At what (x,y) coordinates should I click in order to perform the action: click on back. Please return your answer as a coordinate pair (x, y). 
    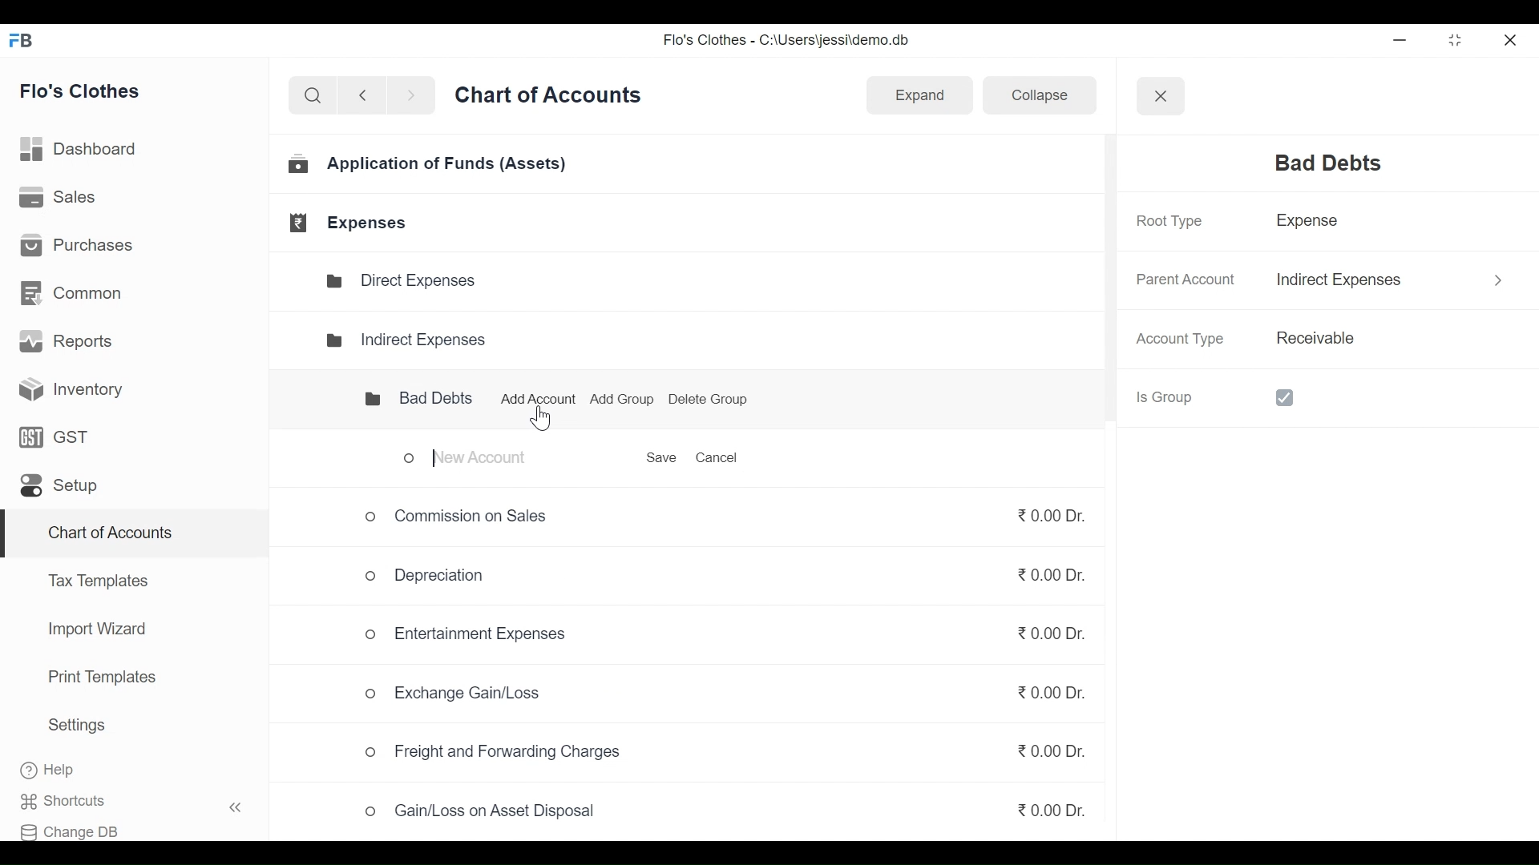
    Looking at the image, I should click on (369, 98).